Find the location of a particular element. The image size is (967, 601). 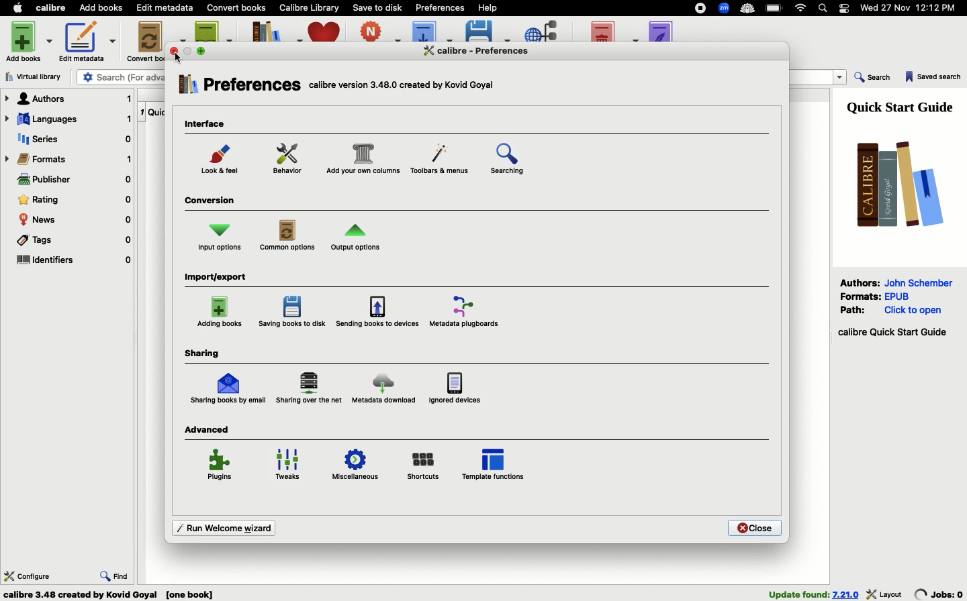

Notification is located at coordinates (845, 8).